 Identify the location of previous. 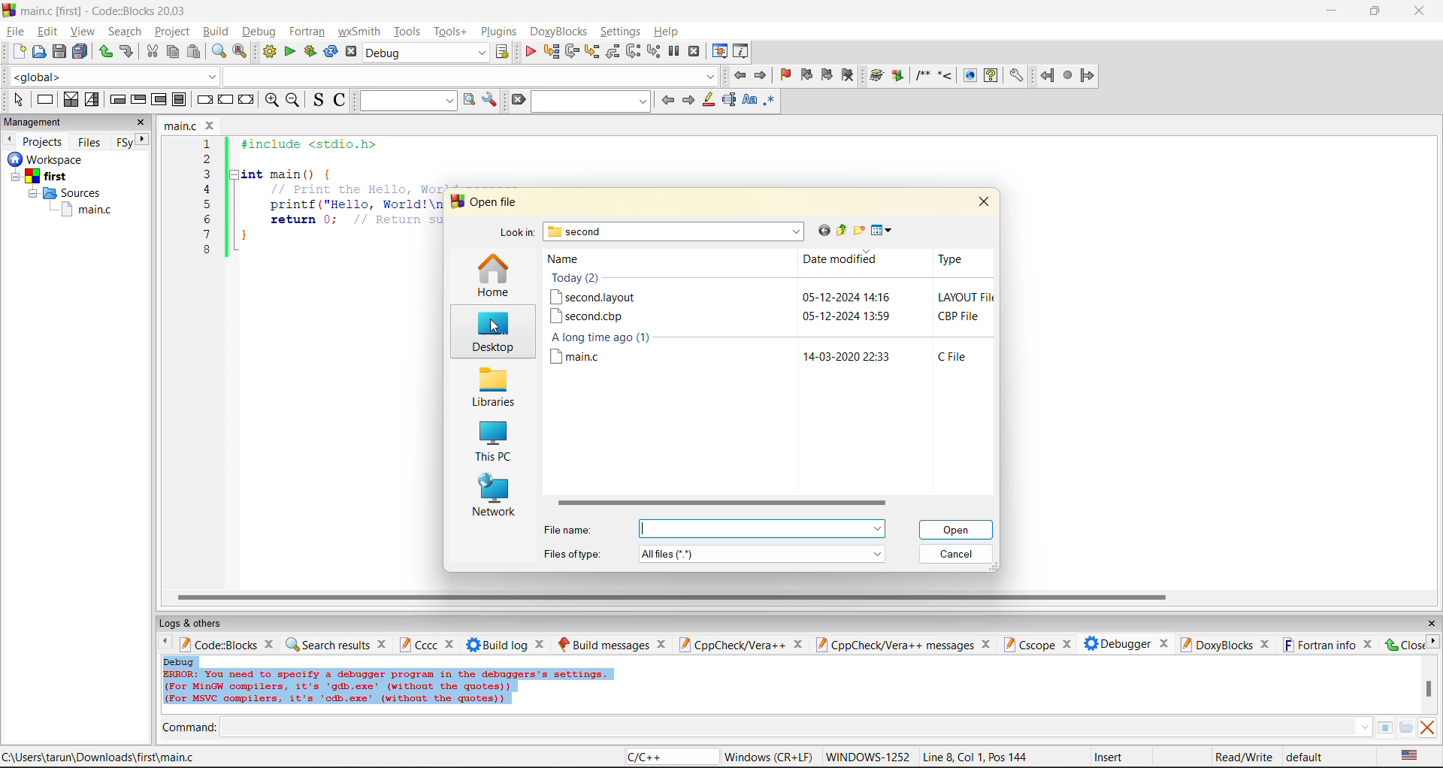
(9, 139).